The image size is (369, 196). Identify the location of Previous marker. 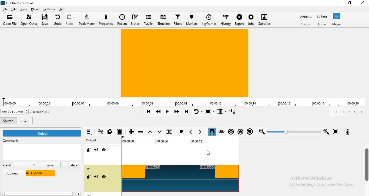
(192, 132).